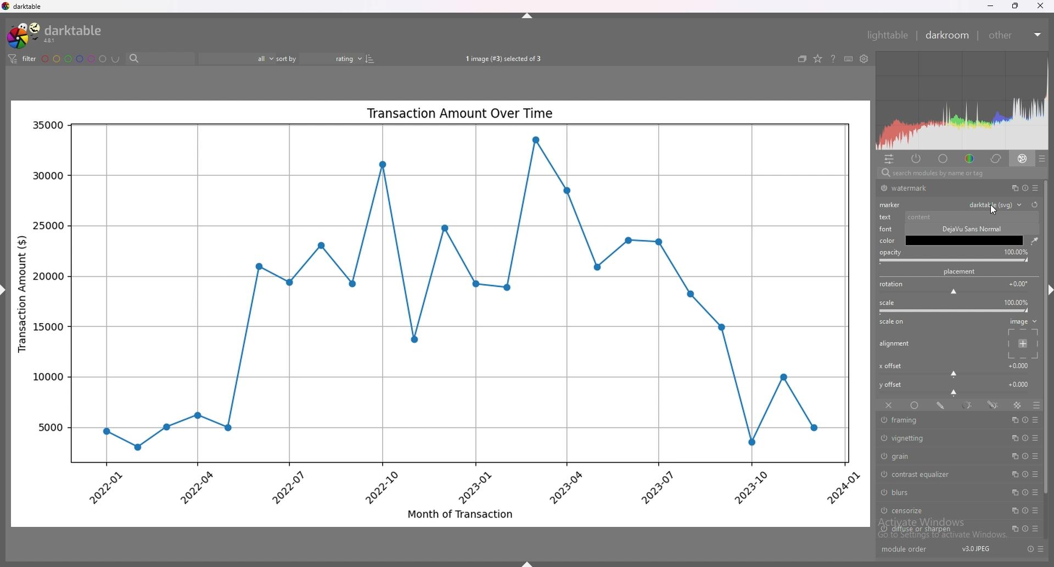 This screenshot has width=1054, height=567. Describe the element at coordinates (1019, 383) in the screenshot. I see `y offset` at that location.